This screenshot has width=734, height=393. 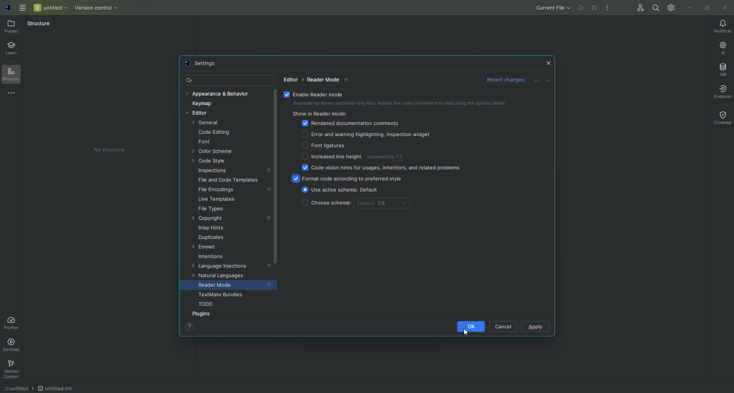 I want to click on Choose scheme, so click(x=325, y=203).